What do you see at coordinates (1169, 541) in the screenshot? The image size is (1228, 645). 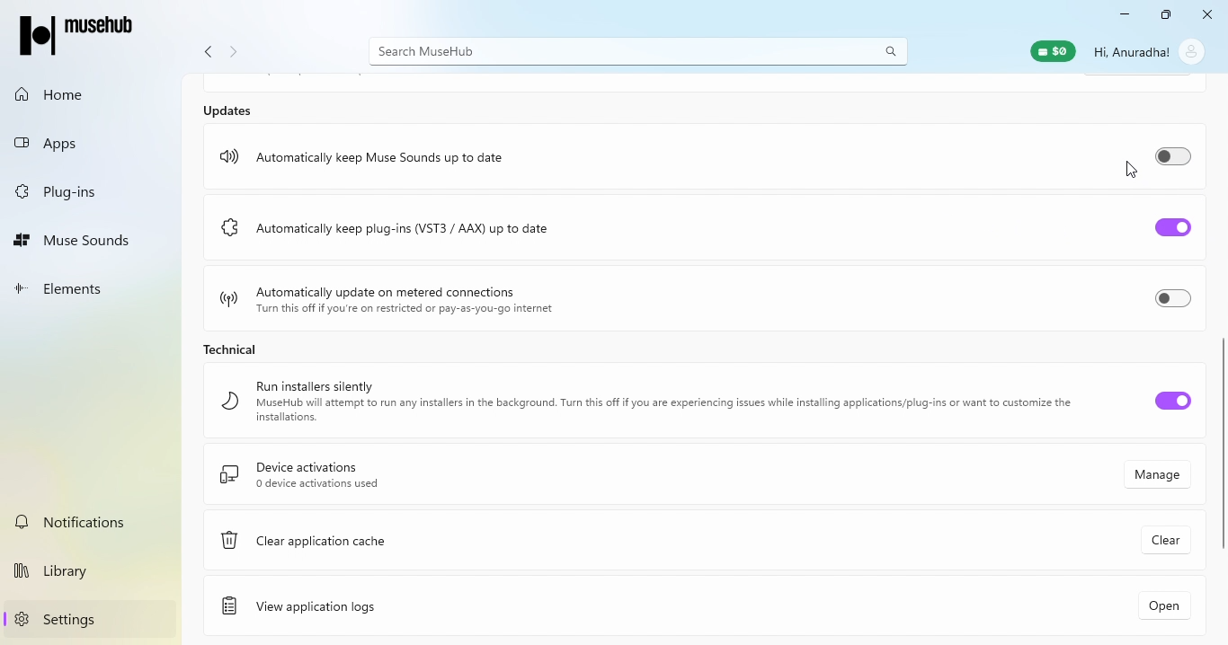 I see `Clear` at bounding box center [1169, 541].